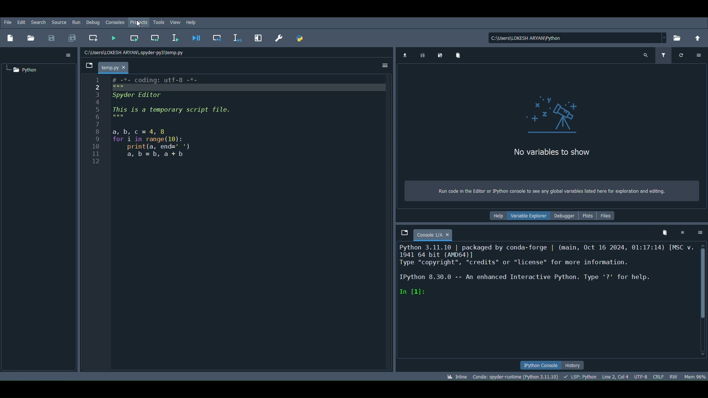 This screenshot has width=708, height=398. Describe the element at coordinates (50, 38) in the screenshot. I see `Save file (Ctrl + S)` at that location.